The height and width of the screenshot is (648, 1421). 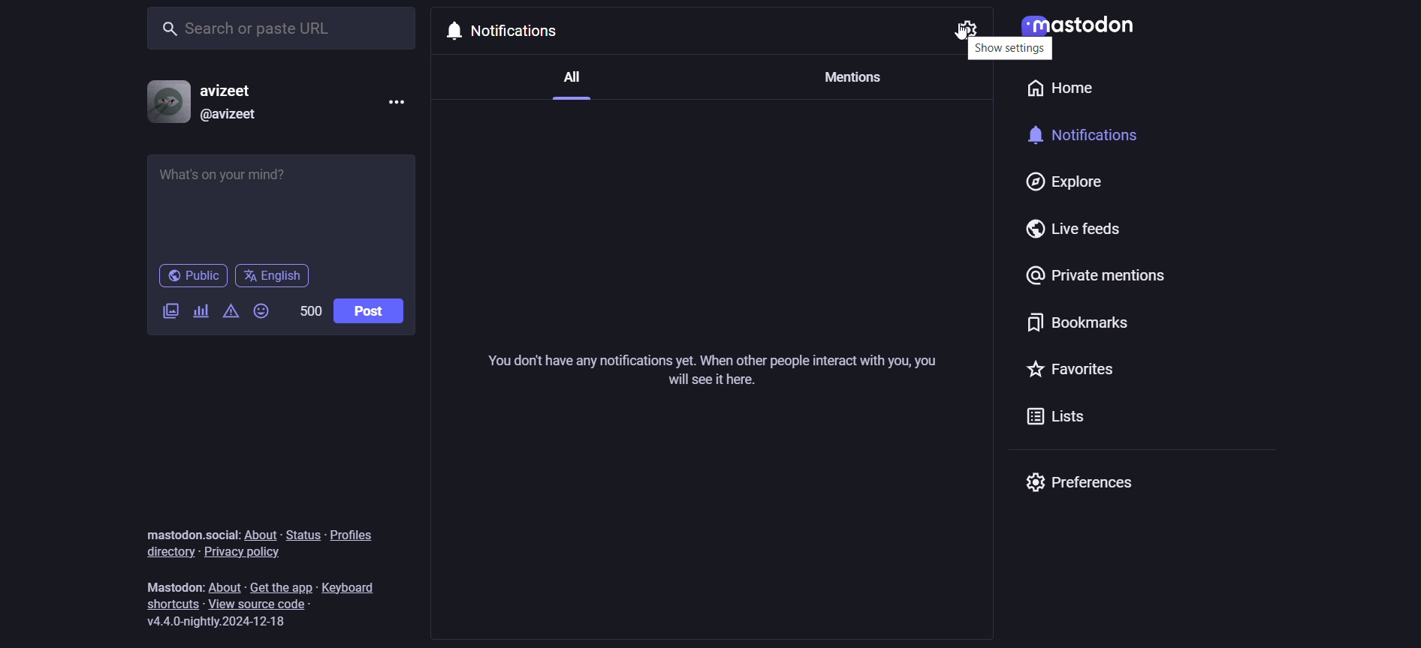 I want to click on notification, so click(x=1097, y=139).